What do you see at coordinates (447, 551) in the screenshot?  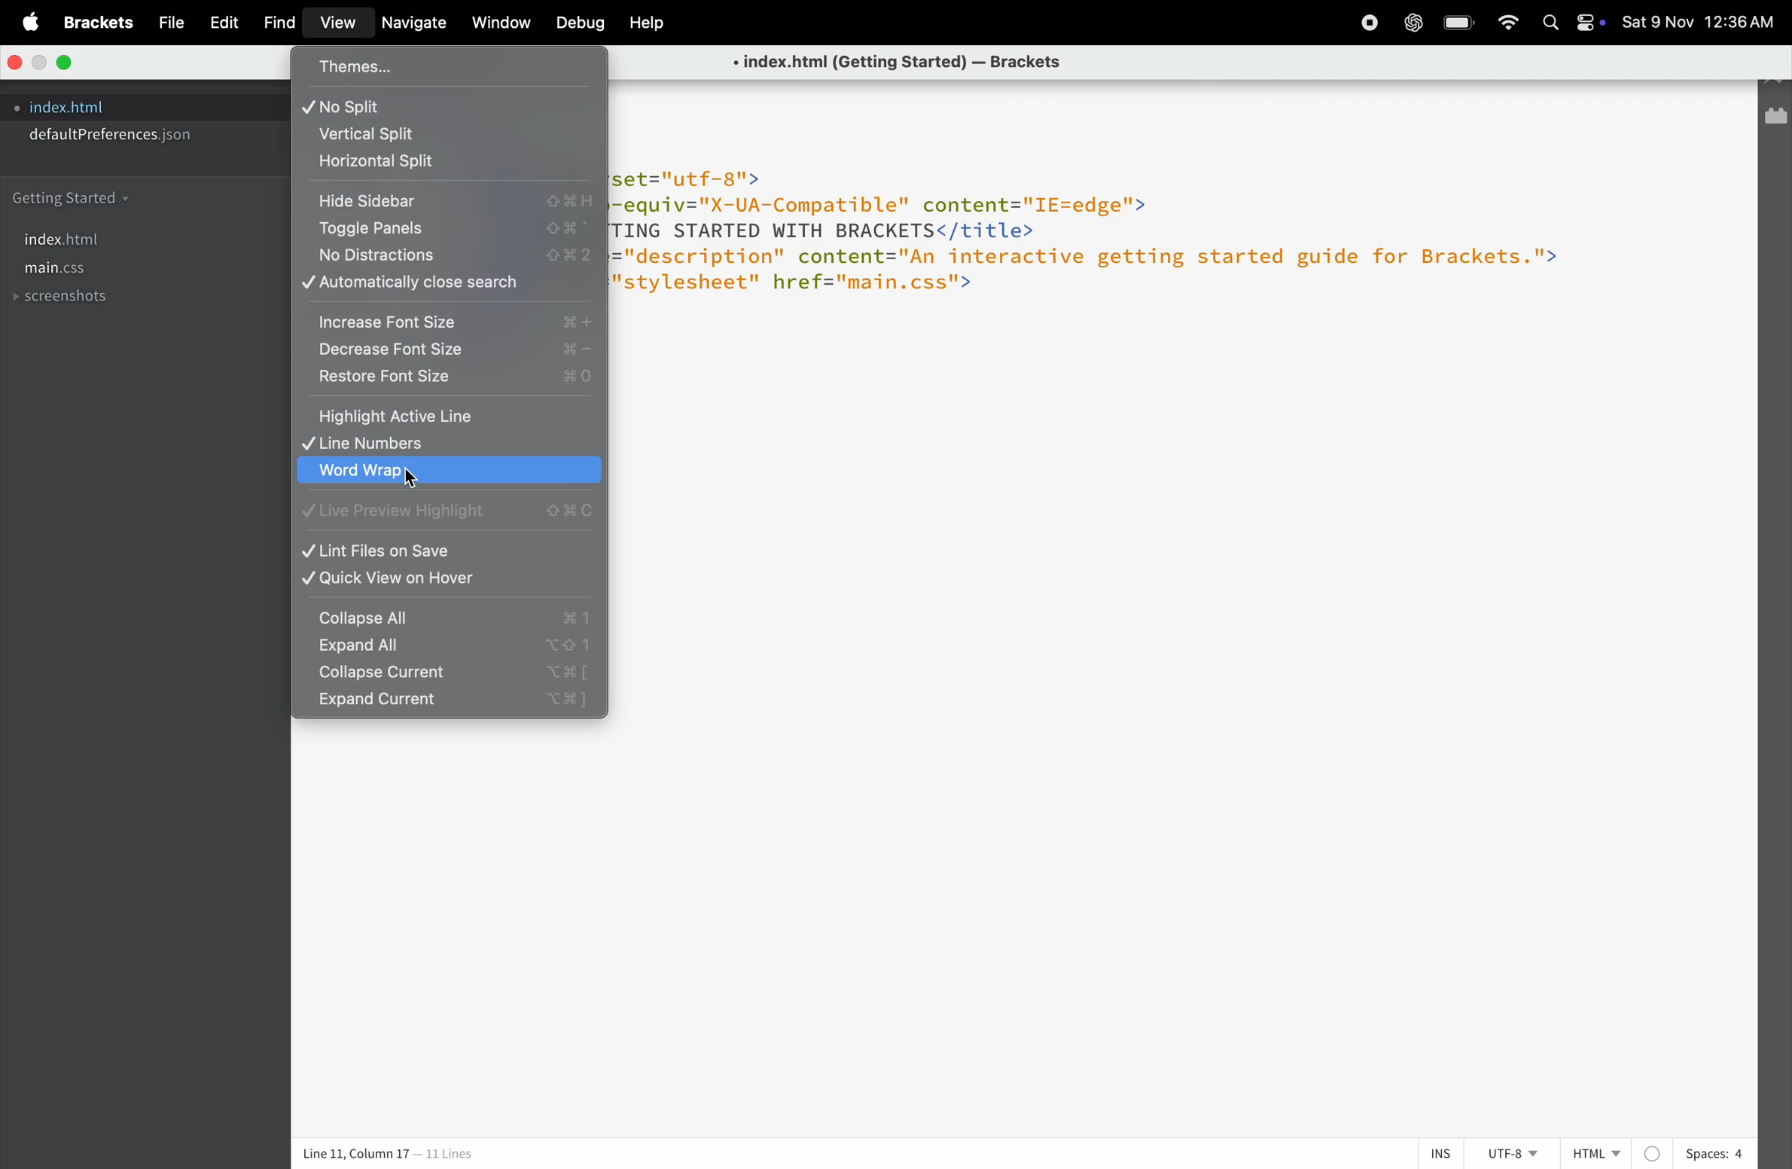 I see `lint files on save` at bounding box center [447, 551].